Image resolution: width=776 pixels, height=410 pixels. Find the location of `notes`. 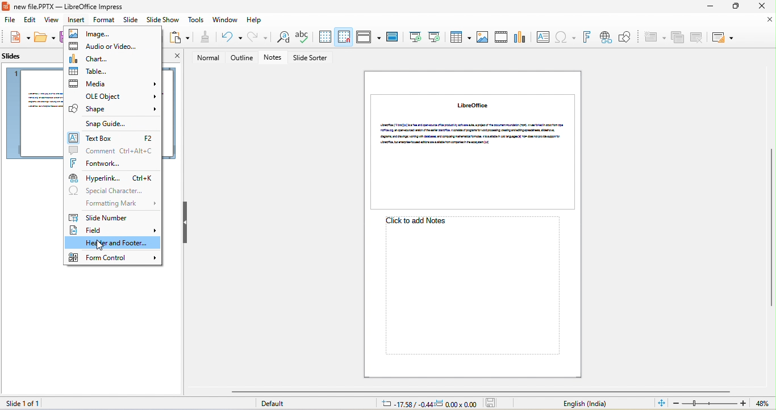

notes is located at coordinates (275, 58).